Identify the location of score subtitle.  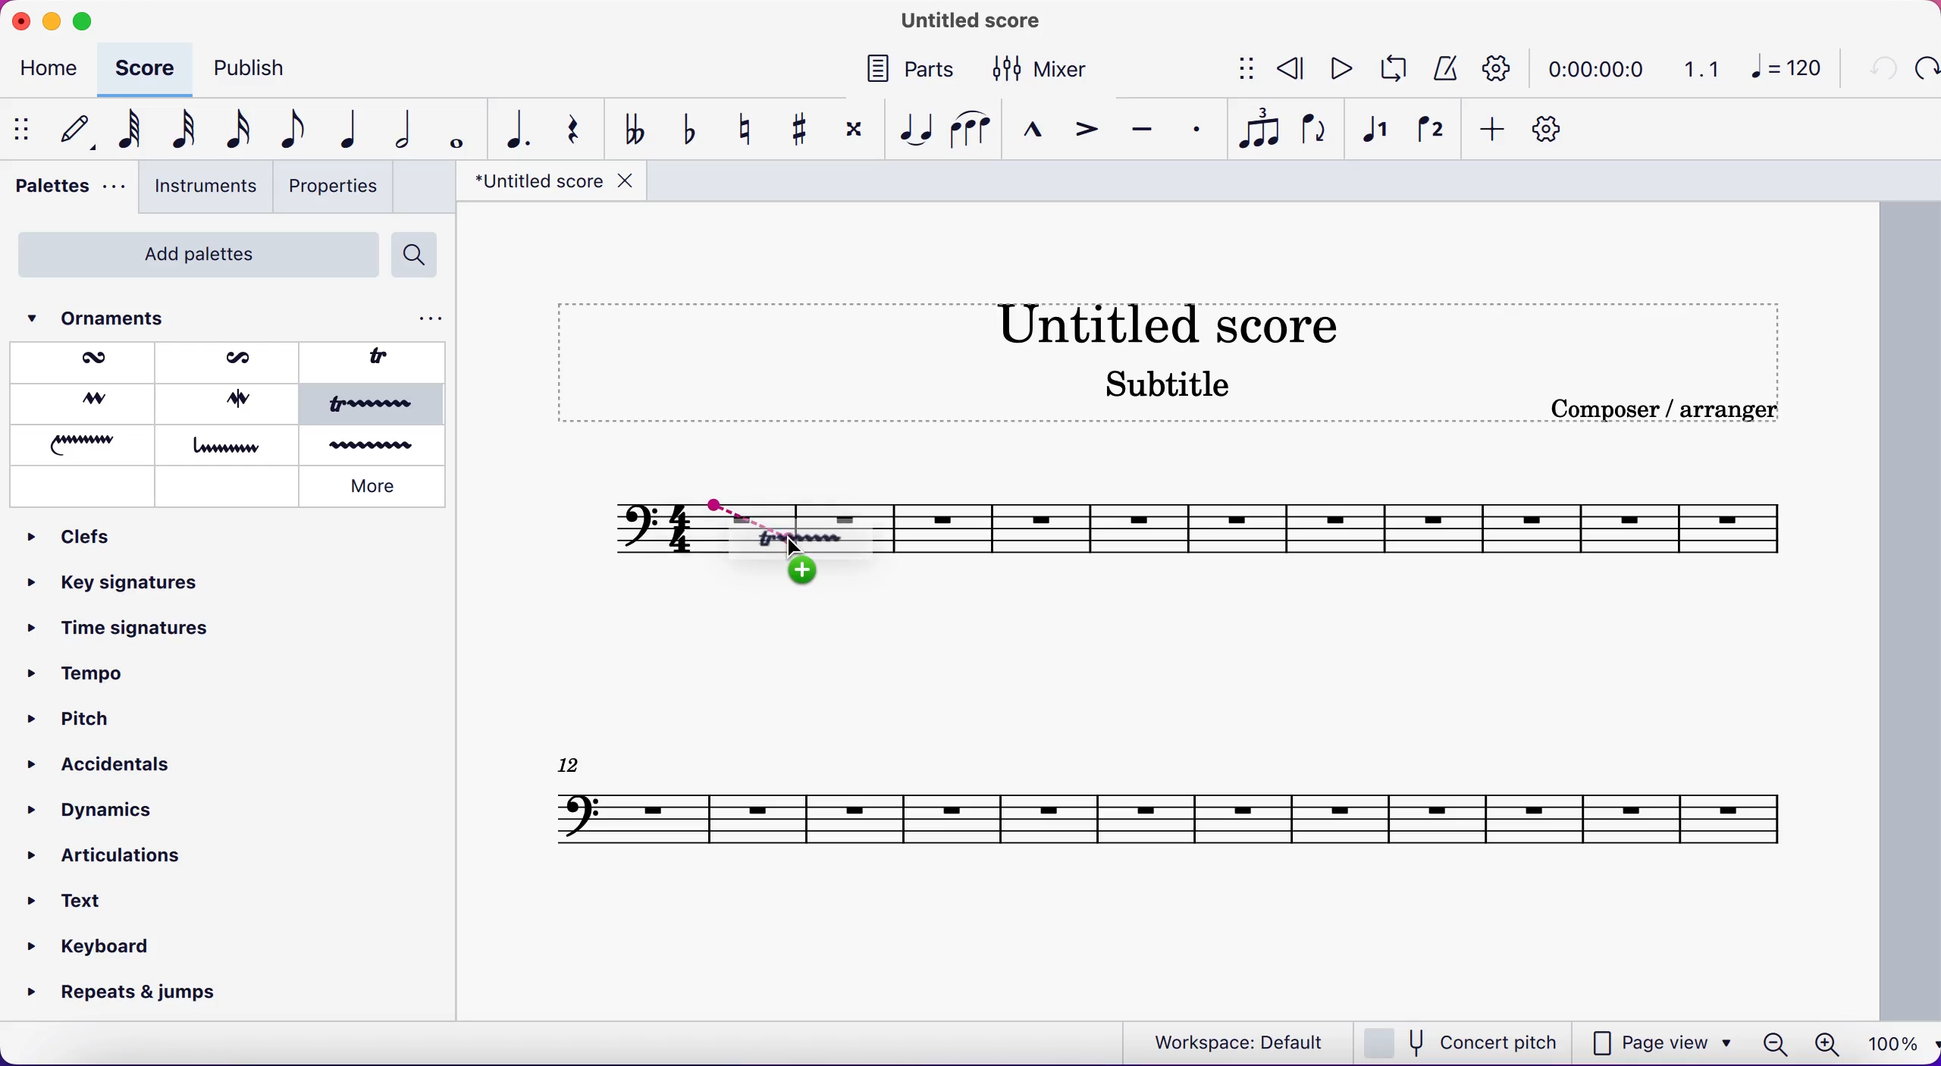
(1174, 393).